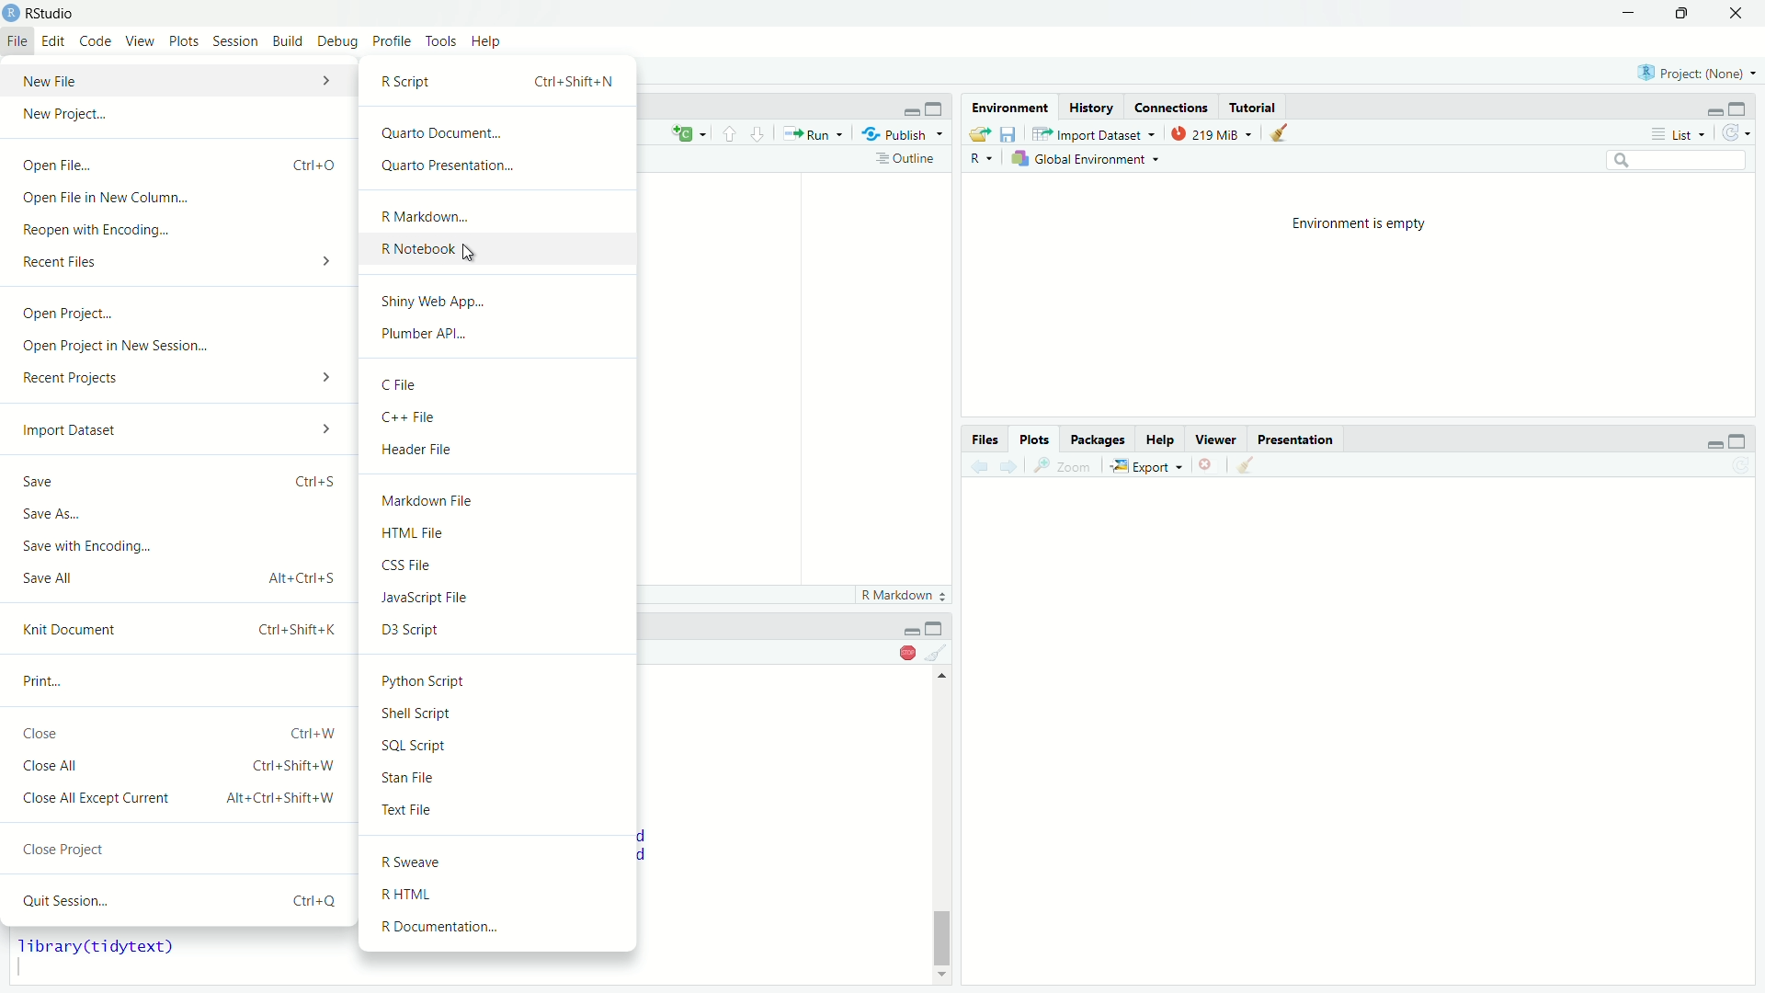 The height and width of the screenshot is (993, 1765). Describe the element at coordinates (52, 14) in the screenshot. I see `RStudio` at that location.